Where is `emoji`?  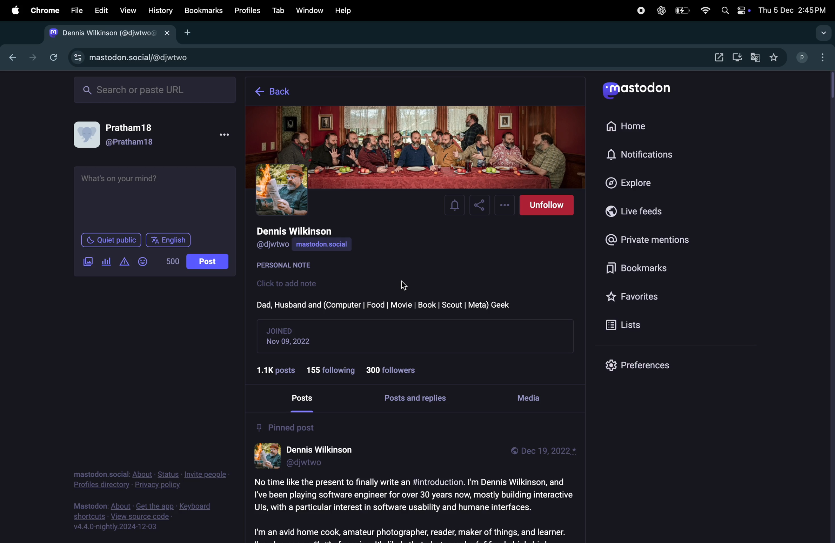
emoji is located at coordinates (143, 261).